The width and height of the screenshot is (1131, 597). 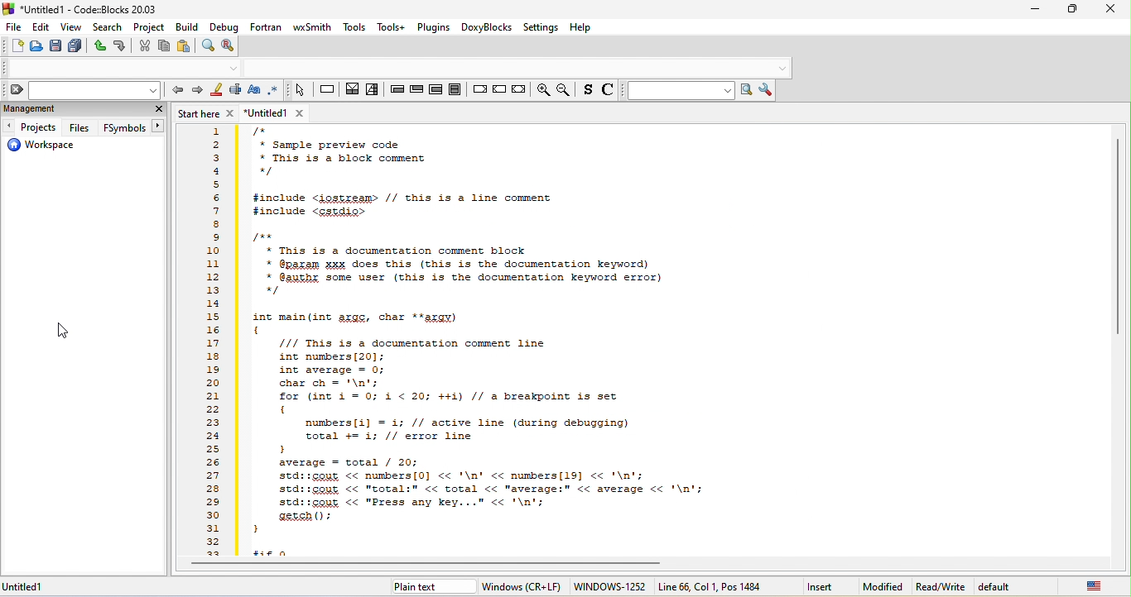 I want to click on close, so click(x=1112, y=9).